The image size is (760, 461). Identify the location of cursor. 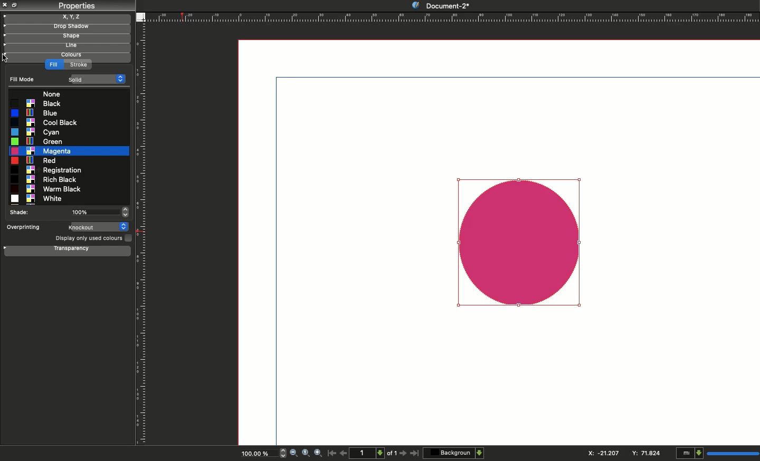
(5, 59).